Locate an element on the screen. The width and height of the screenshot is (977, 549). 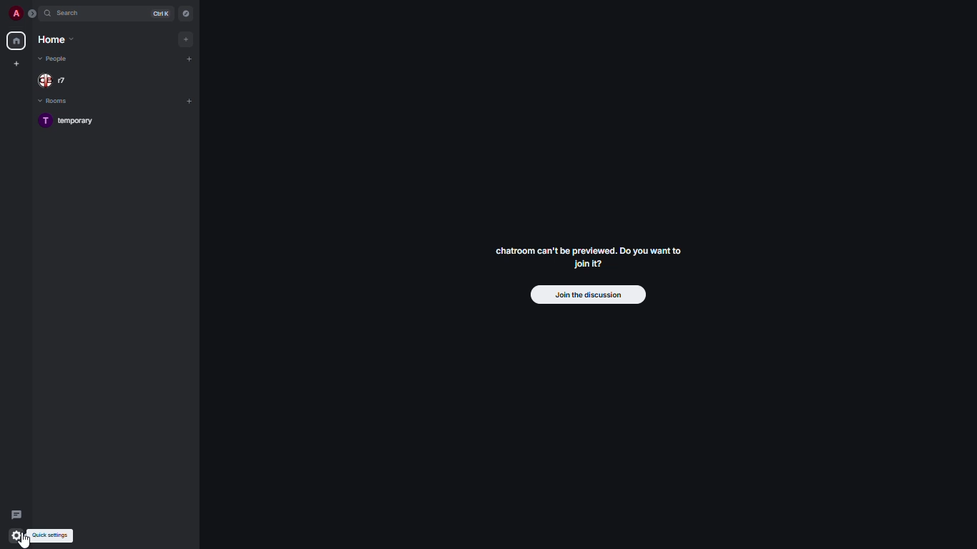
search is located at coordinates (72, 14).